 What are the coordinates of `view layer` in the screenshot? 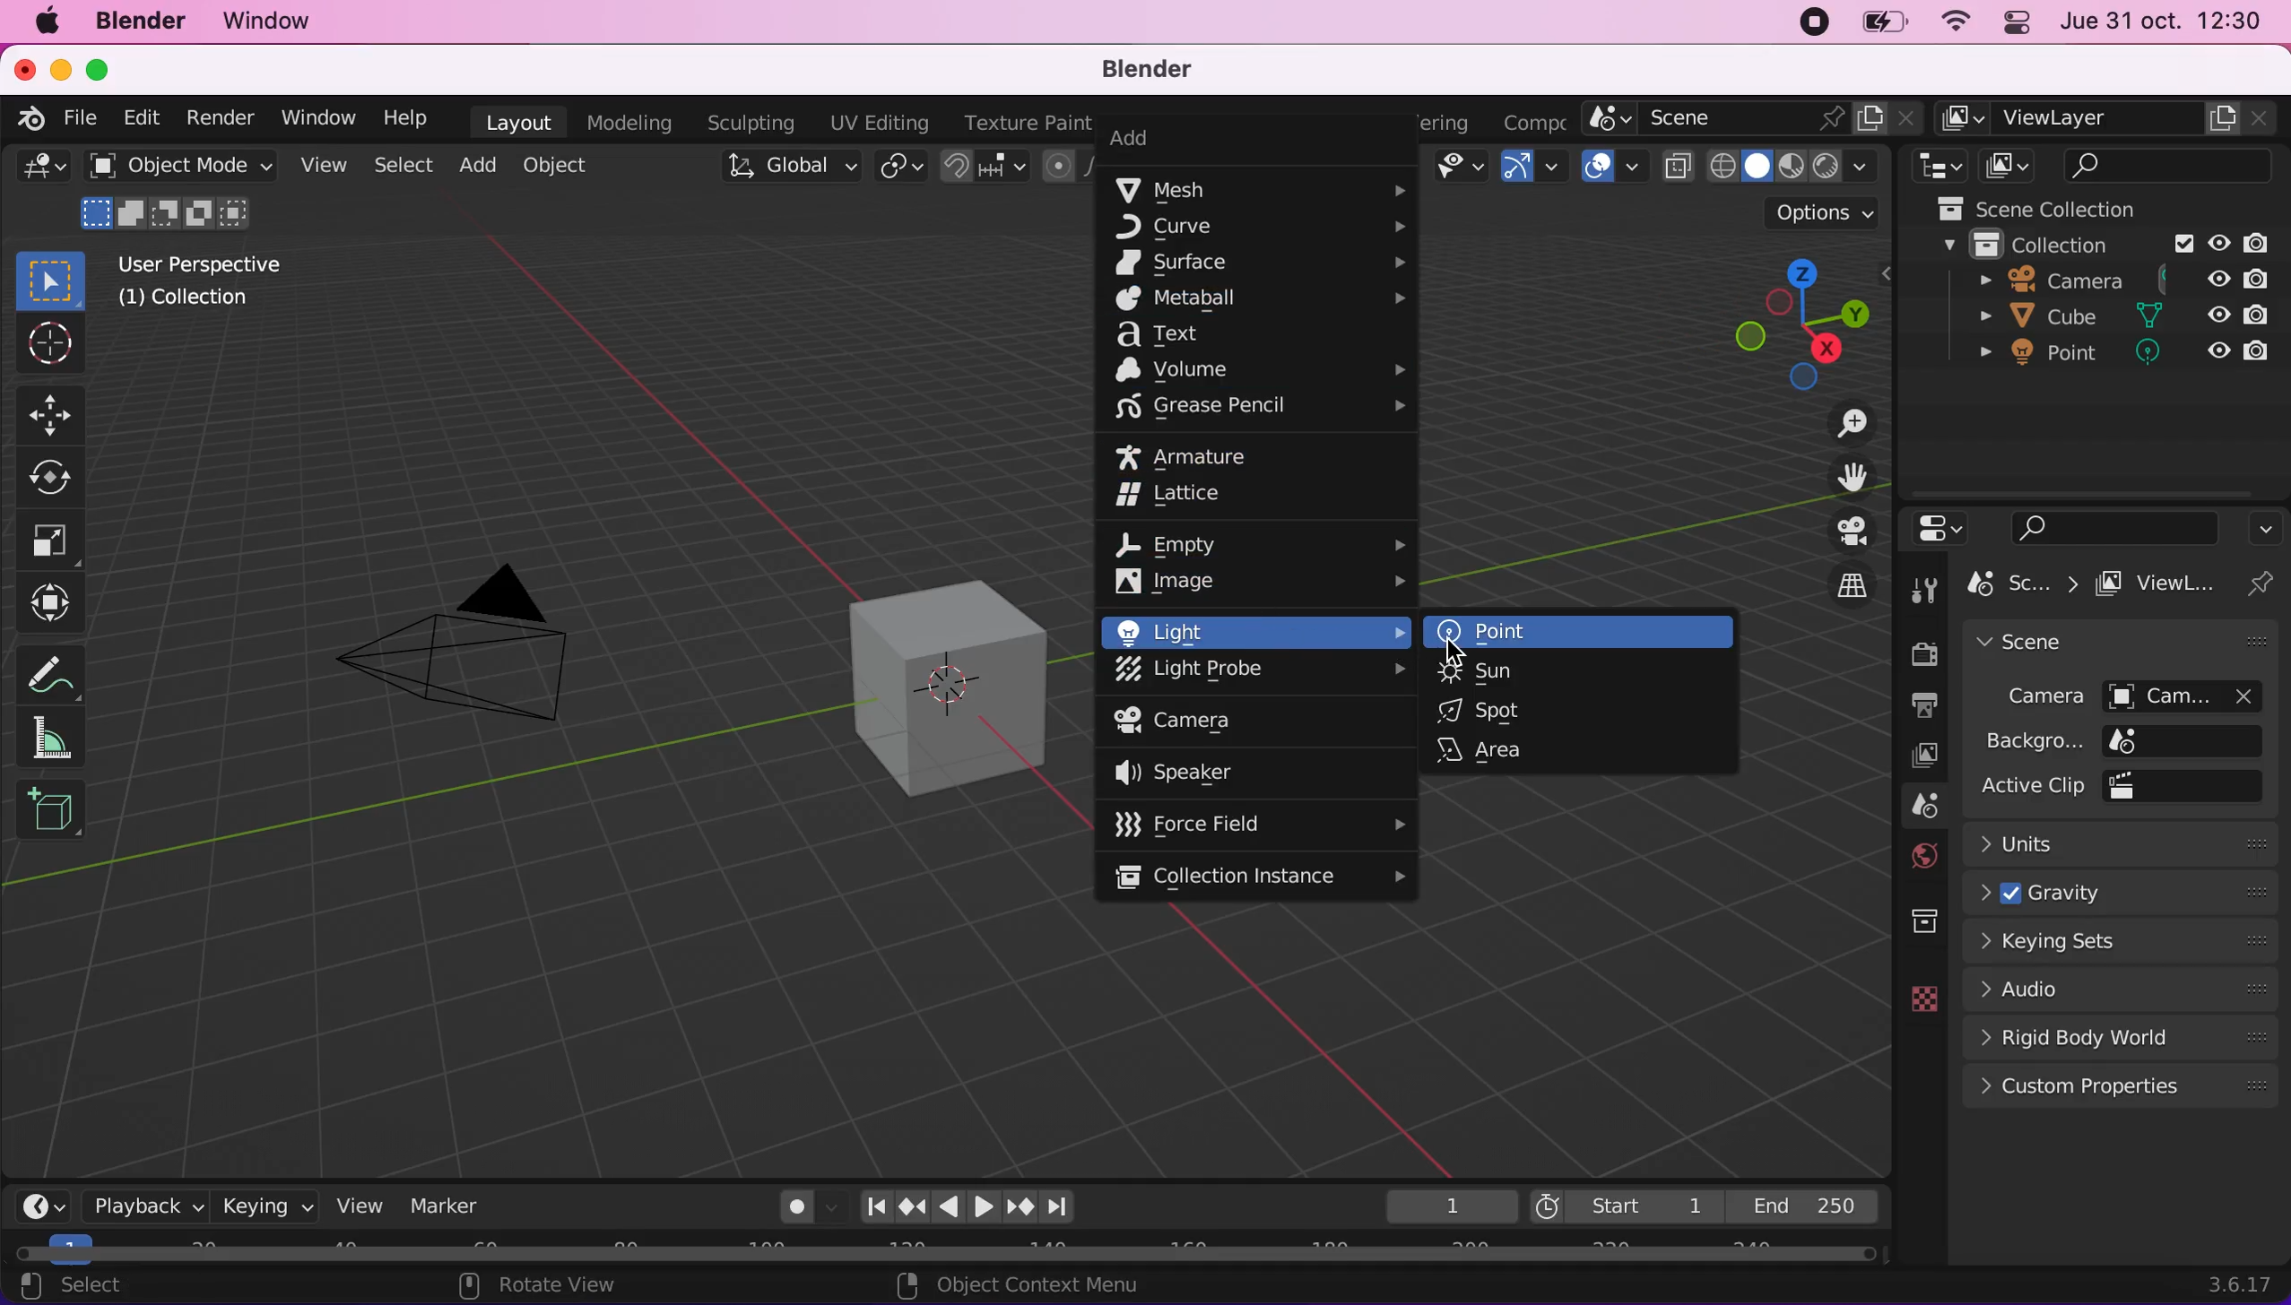 It's located at (1918, 758).